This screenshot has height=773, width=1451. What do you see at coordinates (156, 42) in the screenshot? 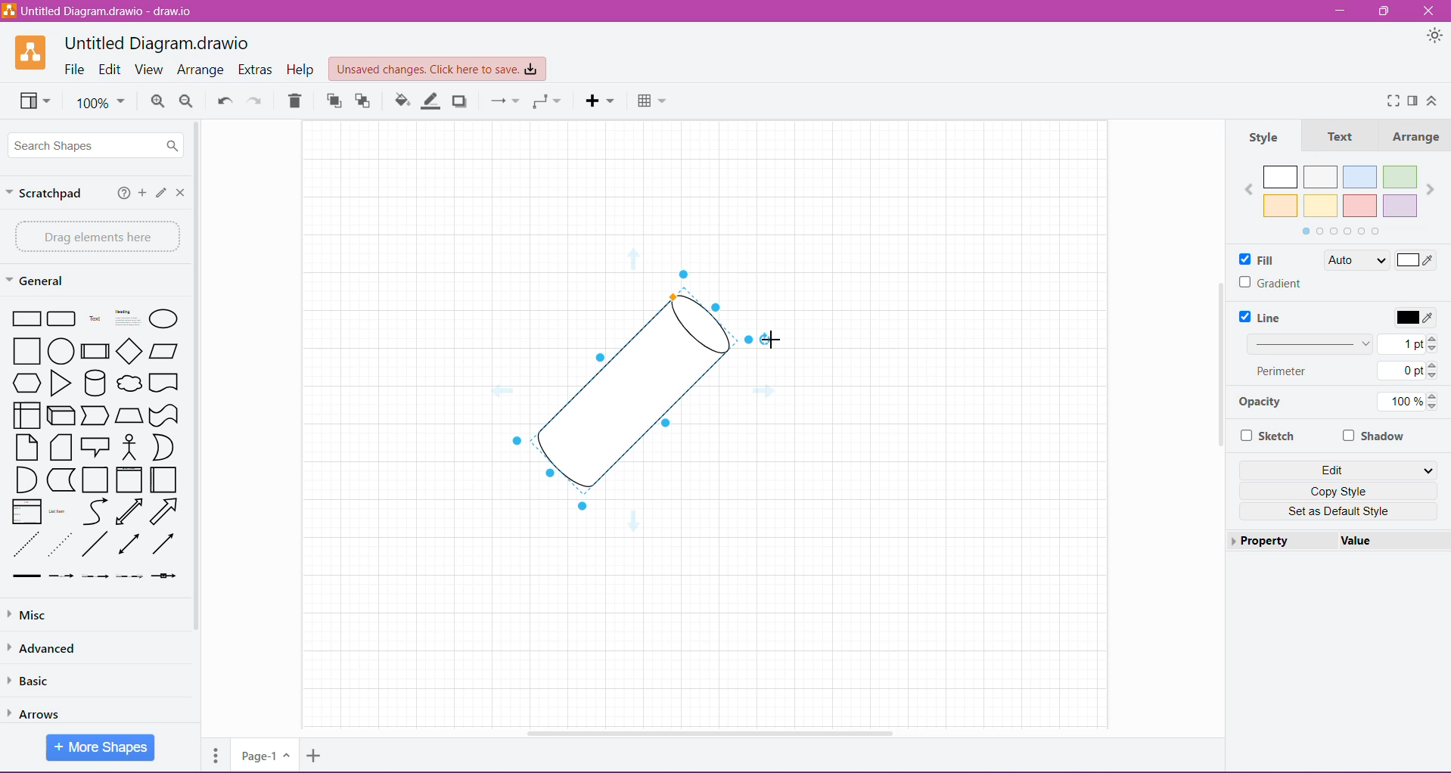
I see `Untitled Diagram.draw.io - draw.io` at bounding box center [156, 42].